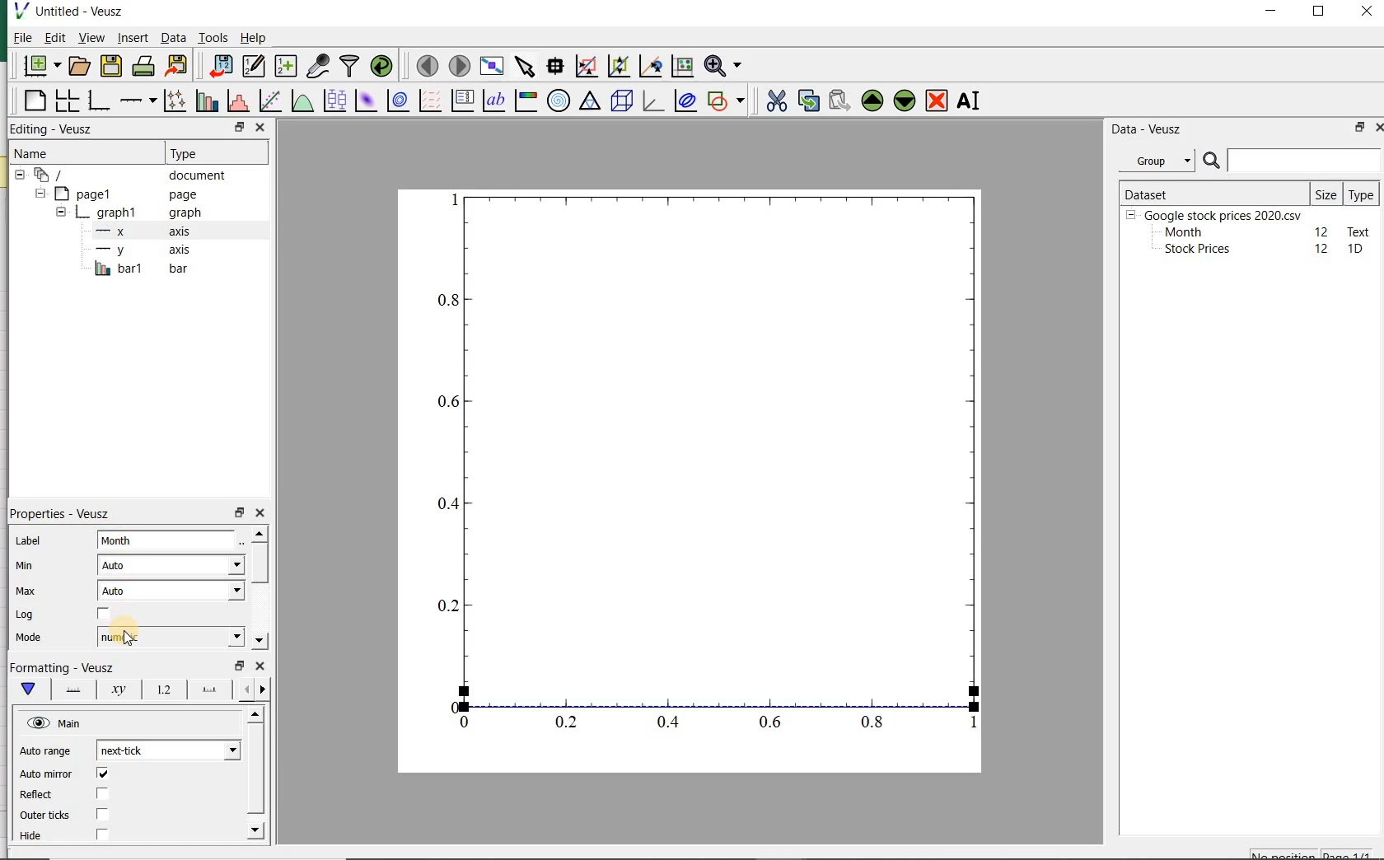 Image resolution: width=1384 pixels, height=860 pixels. I want to click on Formatting - Veusz, so click(67, 666).